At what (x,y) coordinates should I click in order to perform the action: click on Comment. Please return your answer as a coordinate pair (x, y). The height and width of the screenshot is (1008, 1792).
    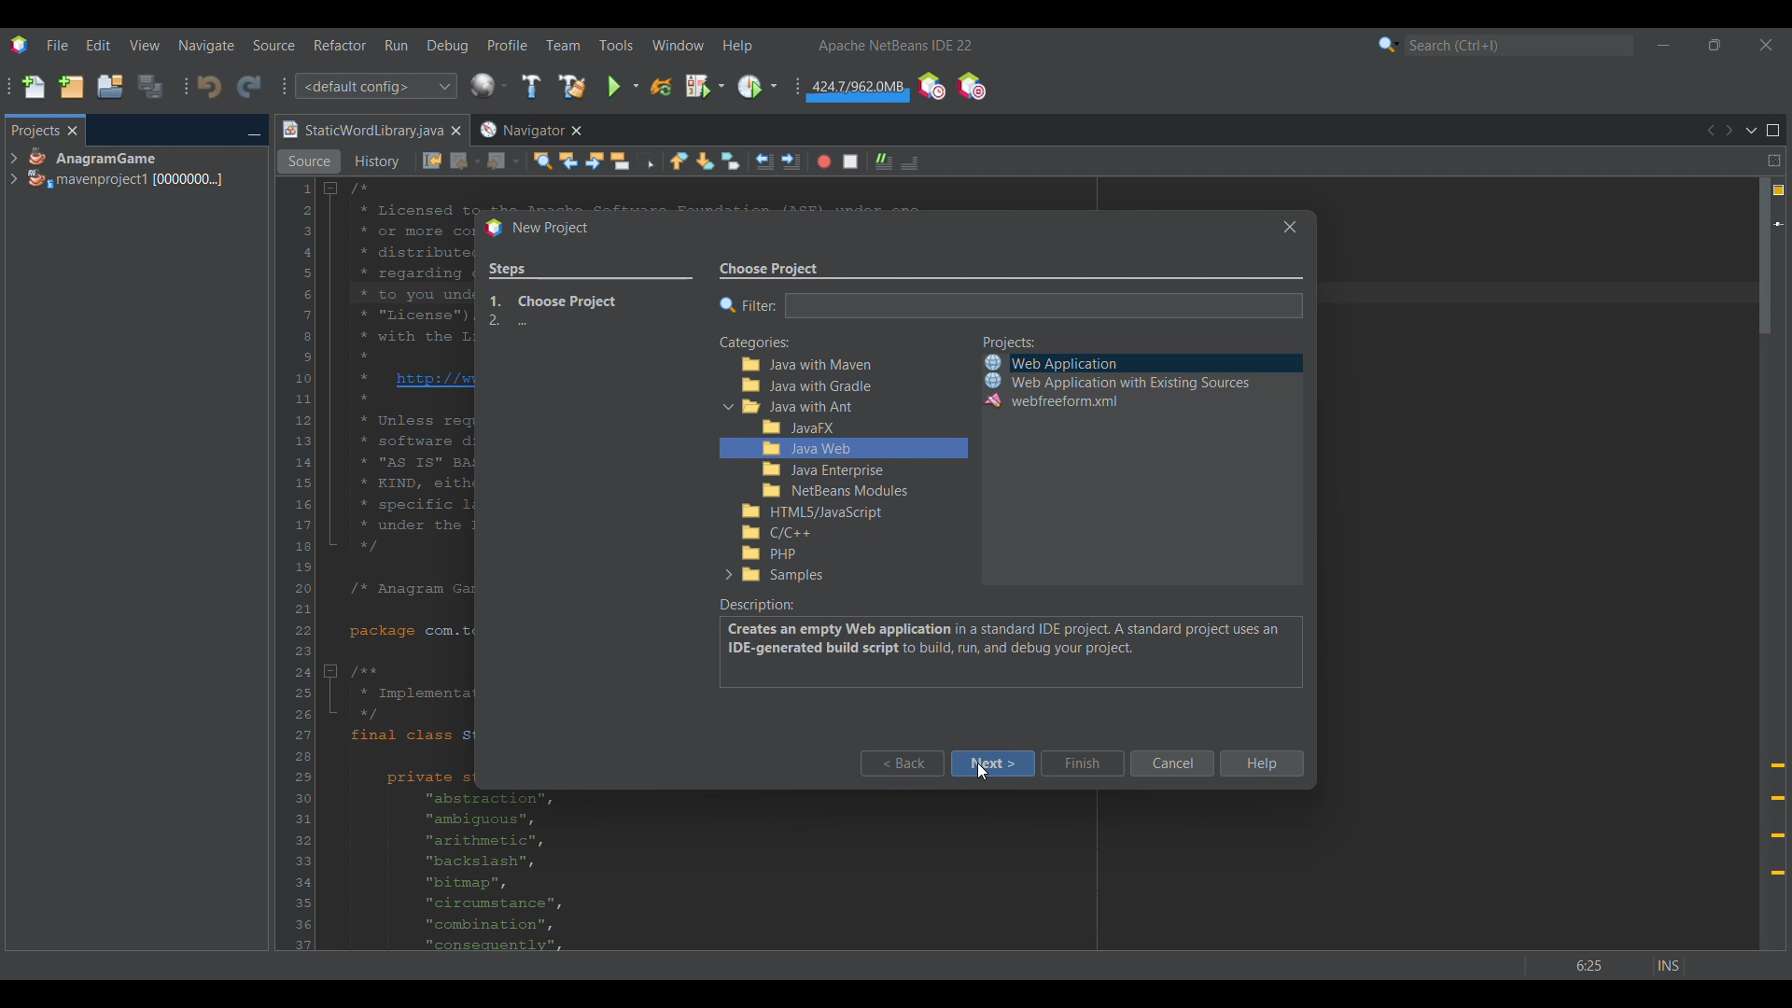
    Looking at the image, I should click on (909, 162).